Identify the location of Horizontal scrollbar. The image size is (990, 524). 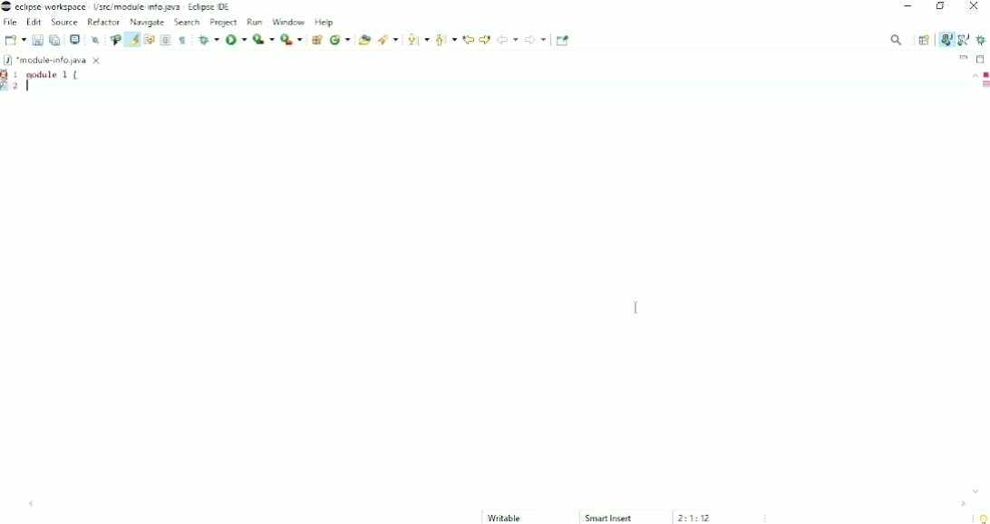
(500, 503).